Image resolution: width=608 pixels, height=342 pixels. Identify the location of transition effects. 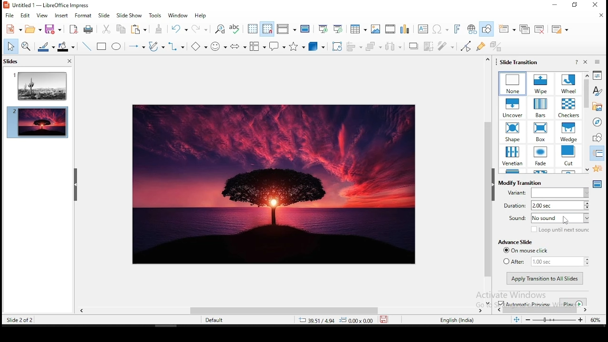
(541, 132).